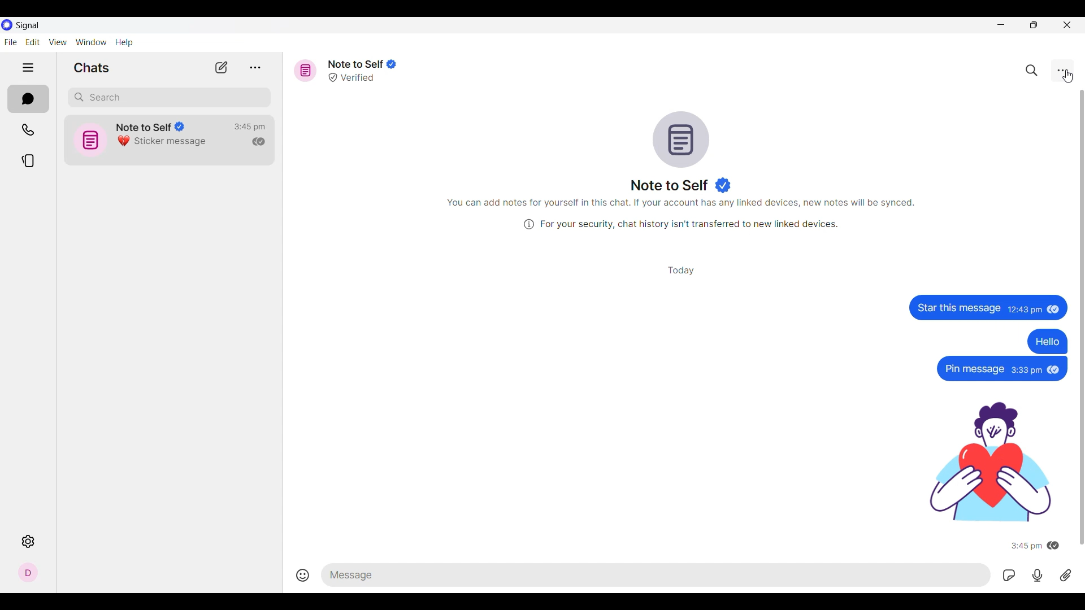 The height and width of the screenshot is (610, 1085). What do you see at coordinates (1065, 575) in the screenshot?
I see `Attachment ` at bounding box center [1065, 575].